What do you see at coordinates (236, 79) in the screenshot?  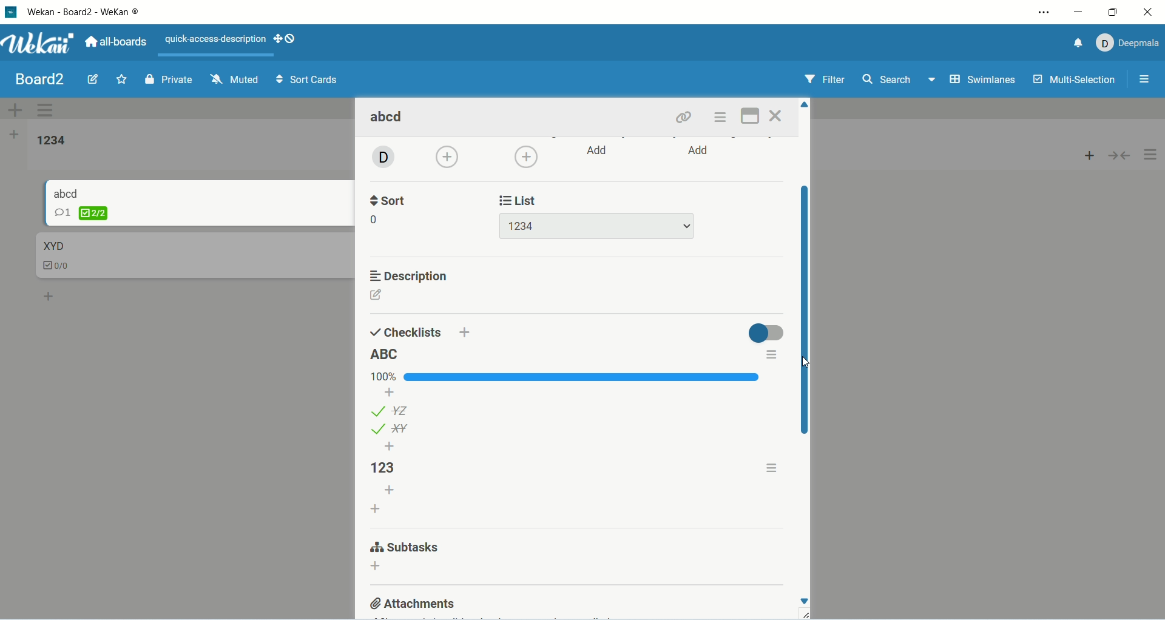 I see `muted` at bounding box center [236, 79].